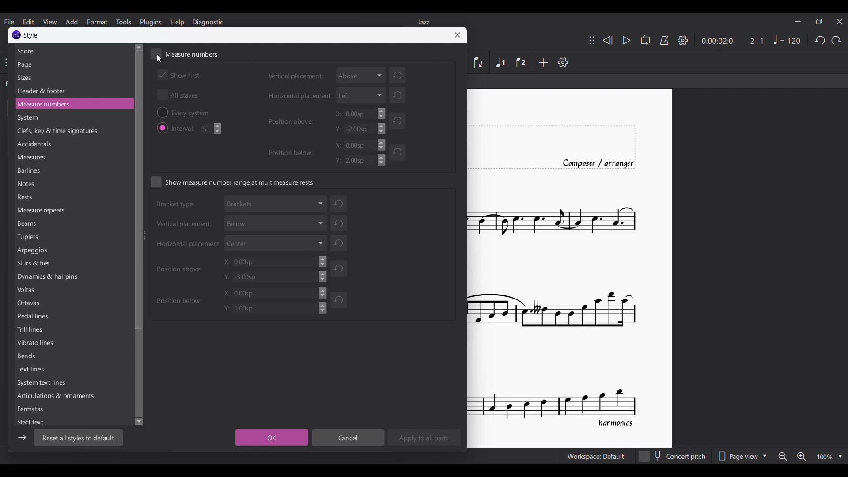 The height and width of the screenshot is (477, 848). I want to click on Rets, so click(27, 197).